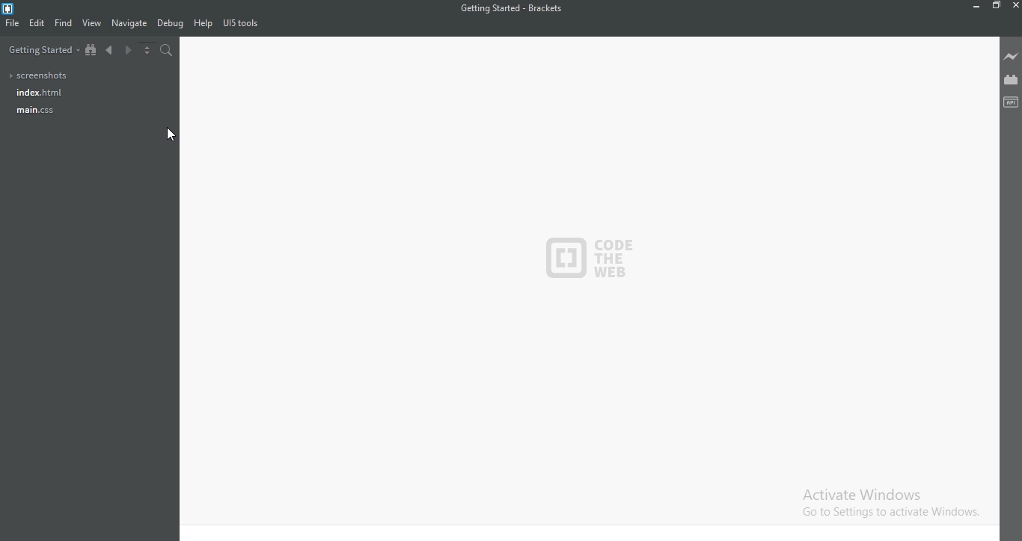 This screenshot has width=1022, height=541. Describe the element at coordinates (976, 6) in the screenshot. I see `Minimise` at that location.